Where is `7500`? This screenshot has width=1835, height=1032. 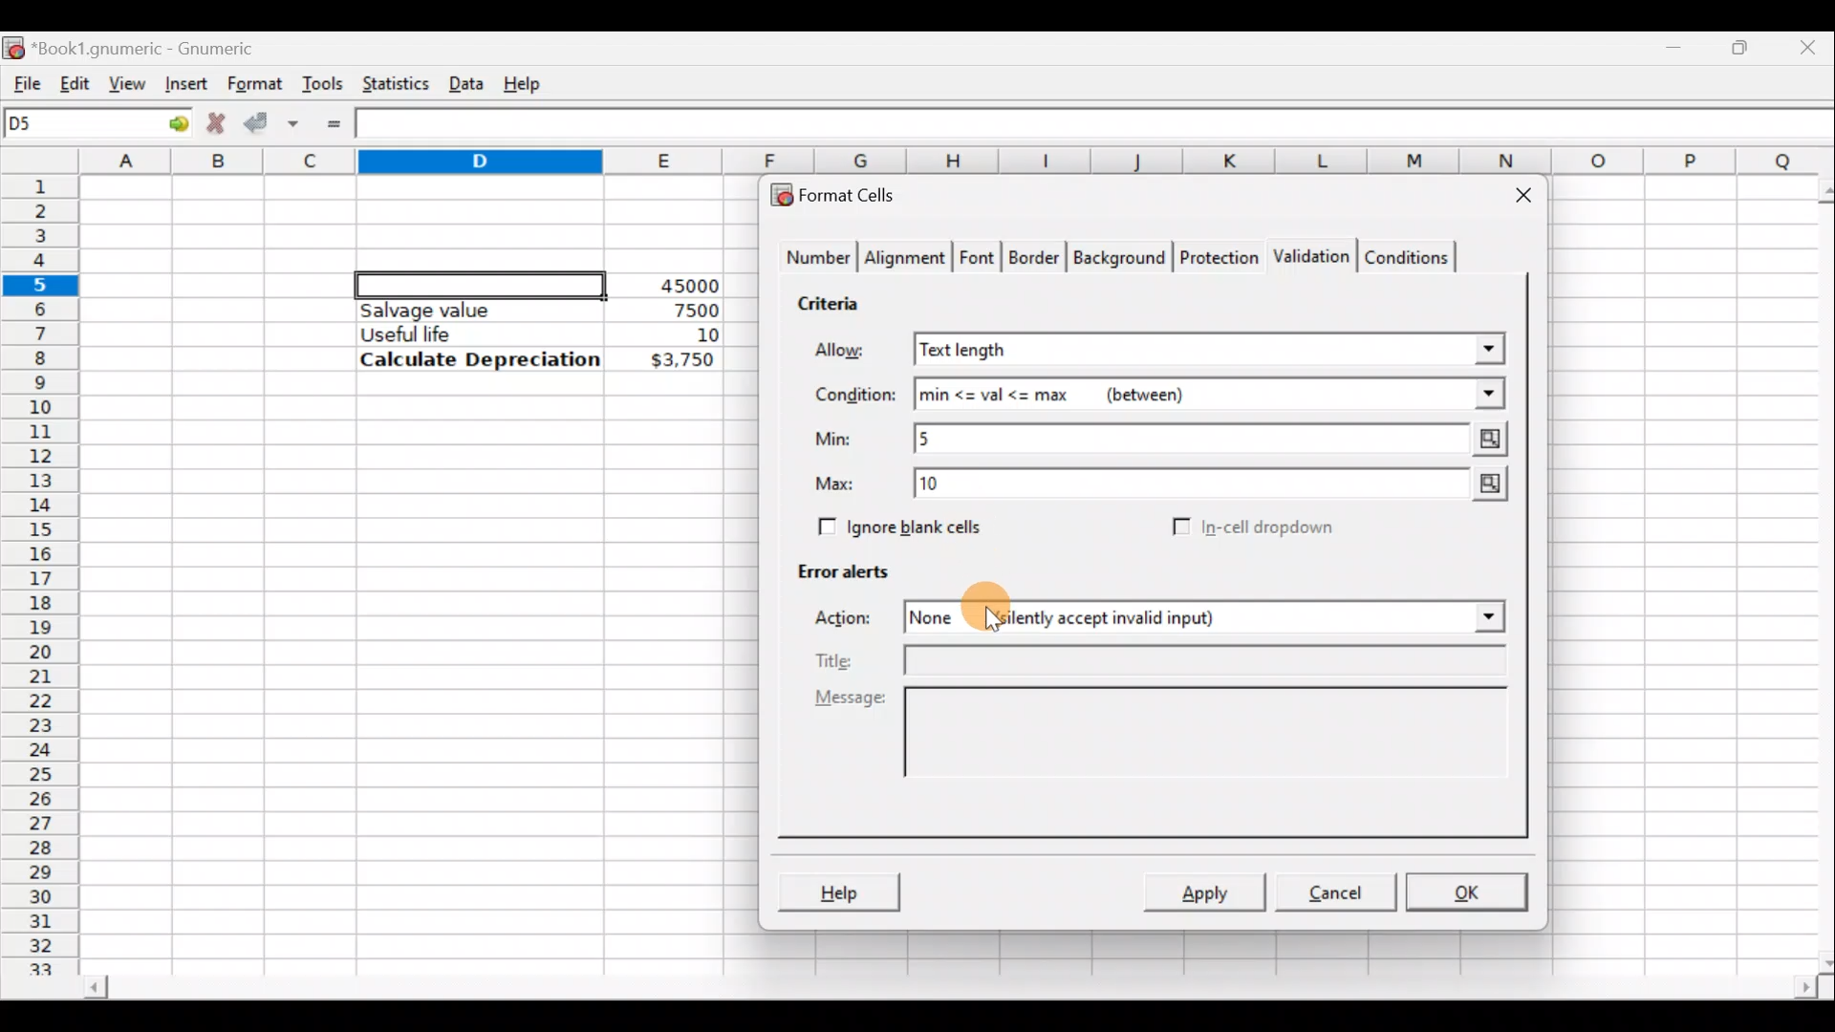 7500 is located at coordinates (665, 309).